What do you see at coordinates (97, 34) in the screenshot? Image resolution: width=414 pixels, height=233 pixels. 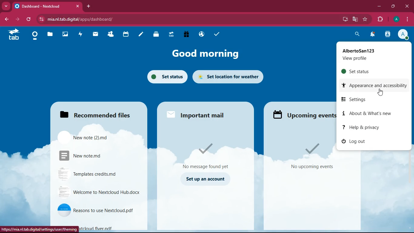 I see `mail` at bounding box center [97, 34].